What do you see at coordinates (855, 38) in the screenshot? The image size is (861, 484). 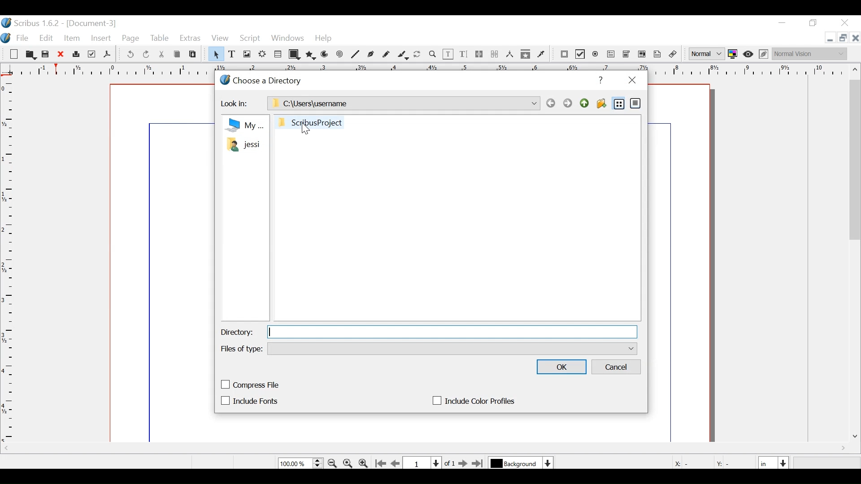 I see `Close` at bounding box center [855, 38].